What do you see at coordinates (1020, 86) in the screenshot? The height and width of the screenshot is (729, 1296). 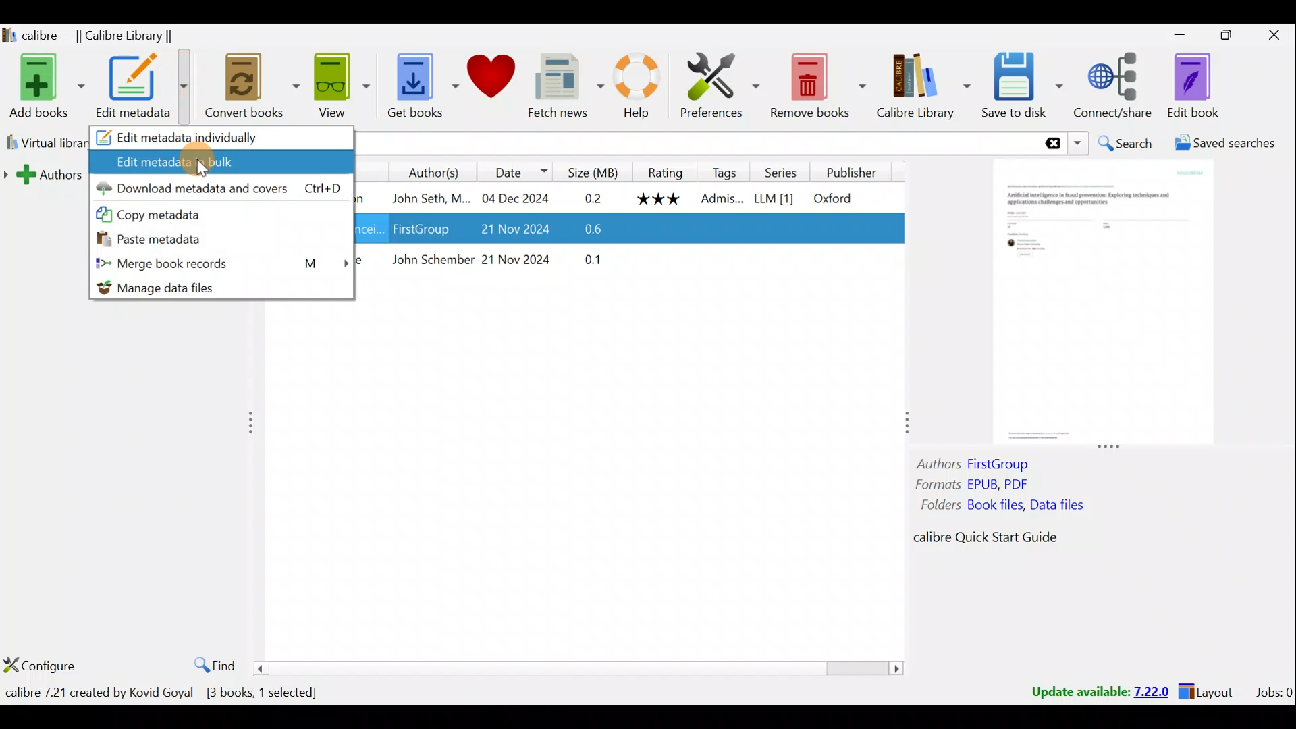 I see `Save to disk` at bounding box center [1020, 86].